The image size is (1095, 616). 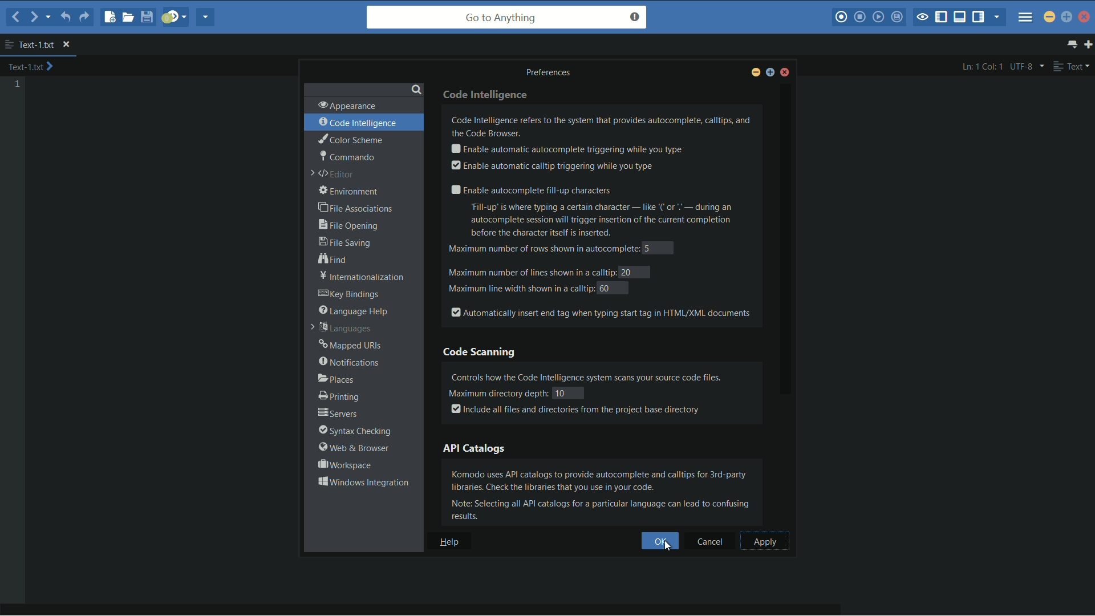 I want to click on cursor, so click(x=672, y=550).